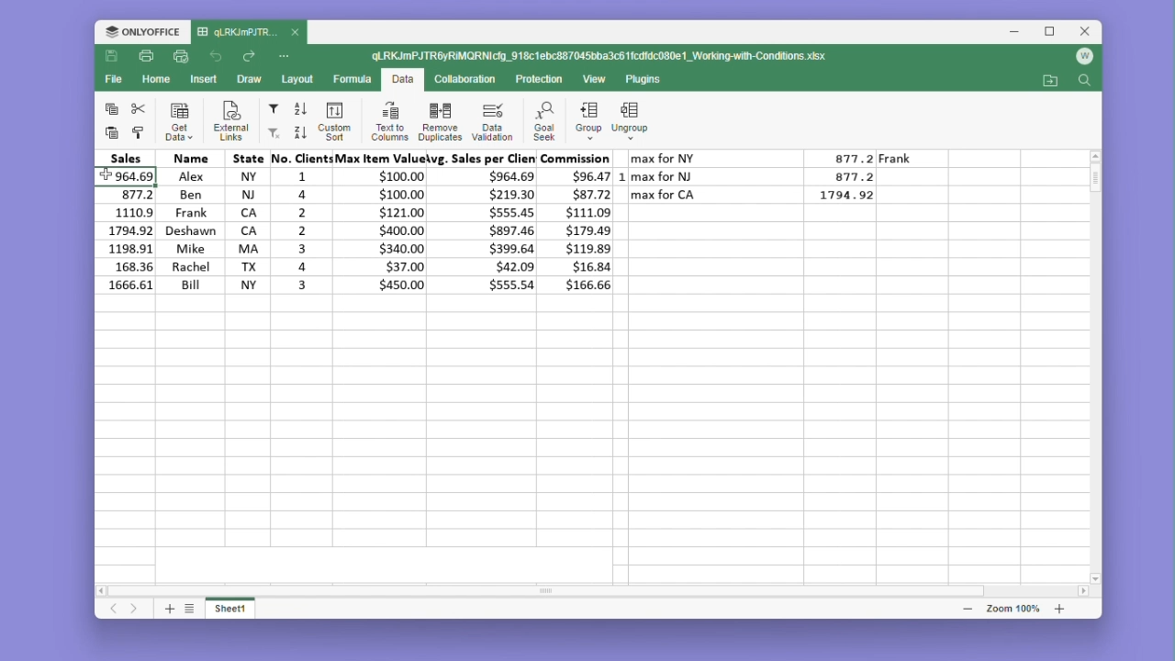 The width and height of the screenshot is (1175, 661). I want to click on sort ascending, so click(301, 109).